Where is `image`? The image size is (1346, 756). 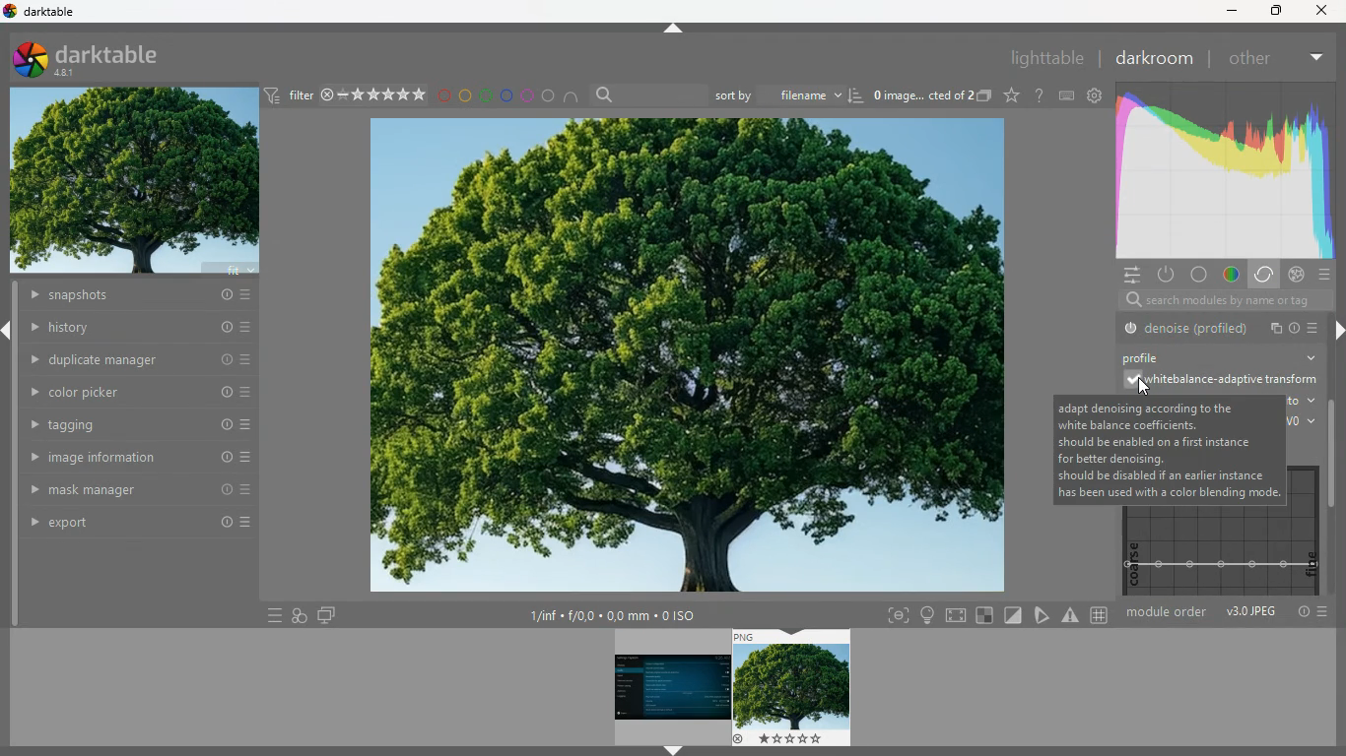 image is located at coordinates (689, 358).